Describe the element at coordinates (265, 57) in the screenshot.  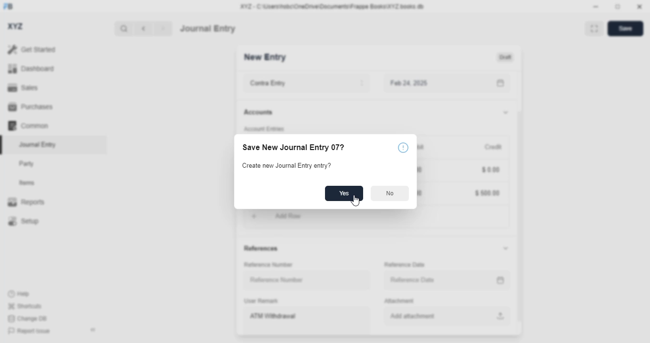
I see `new entry` at that location.